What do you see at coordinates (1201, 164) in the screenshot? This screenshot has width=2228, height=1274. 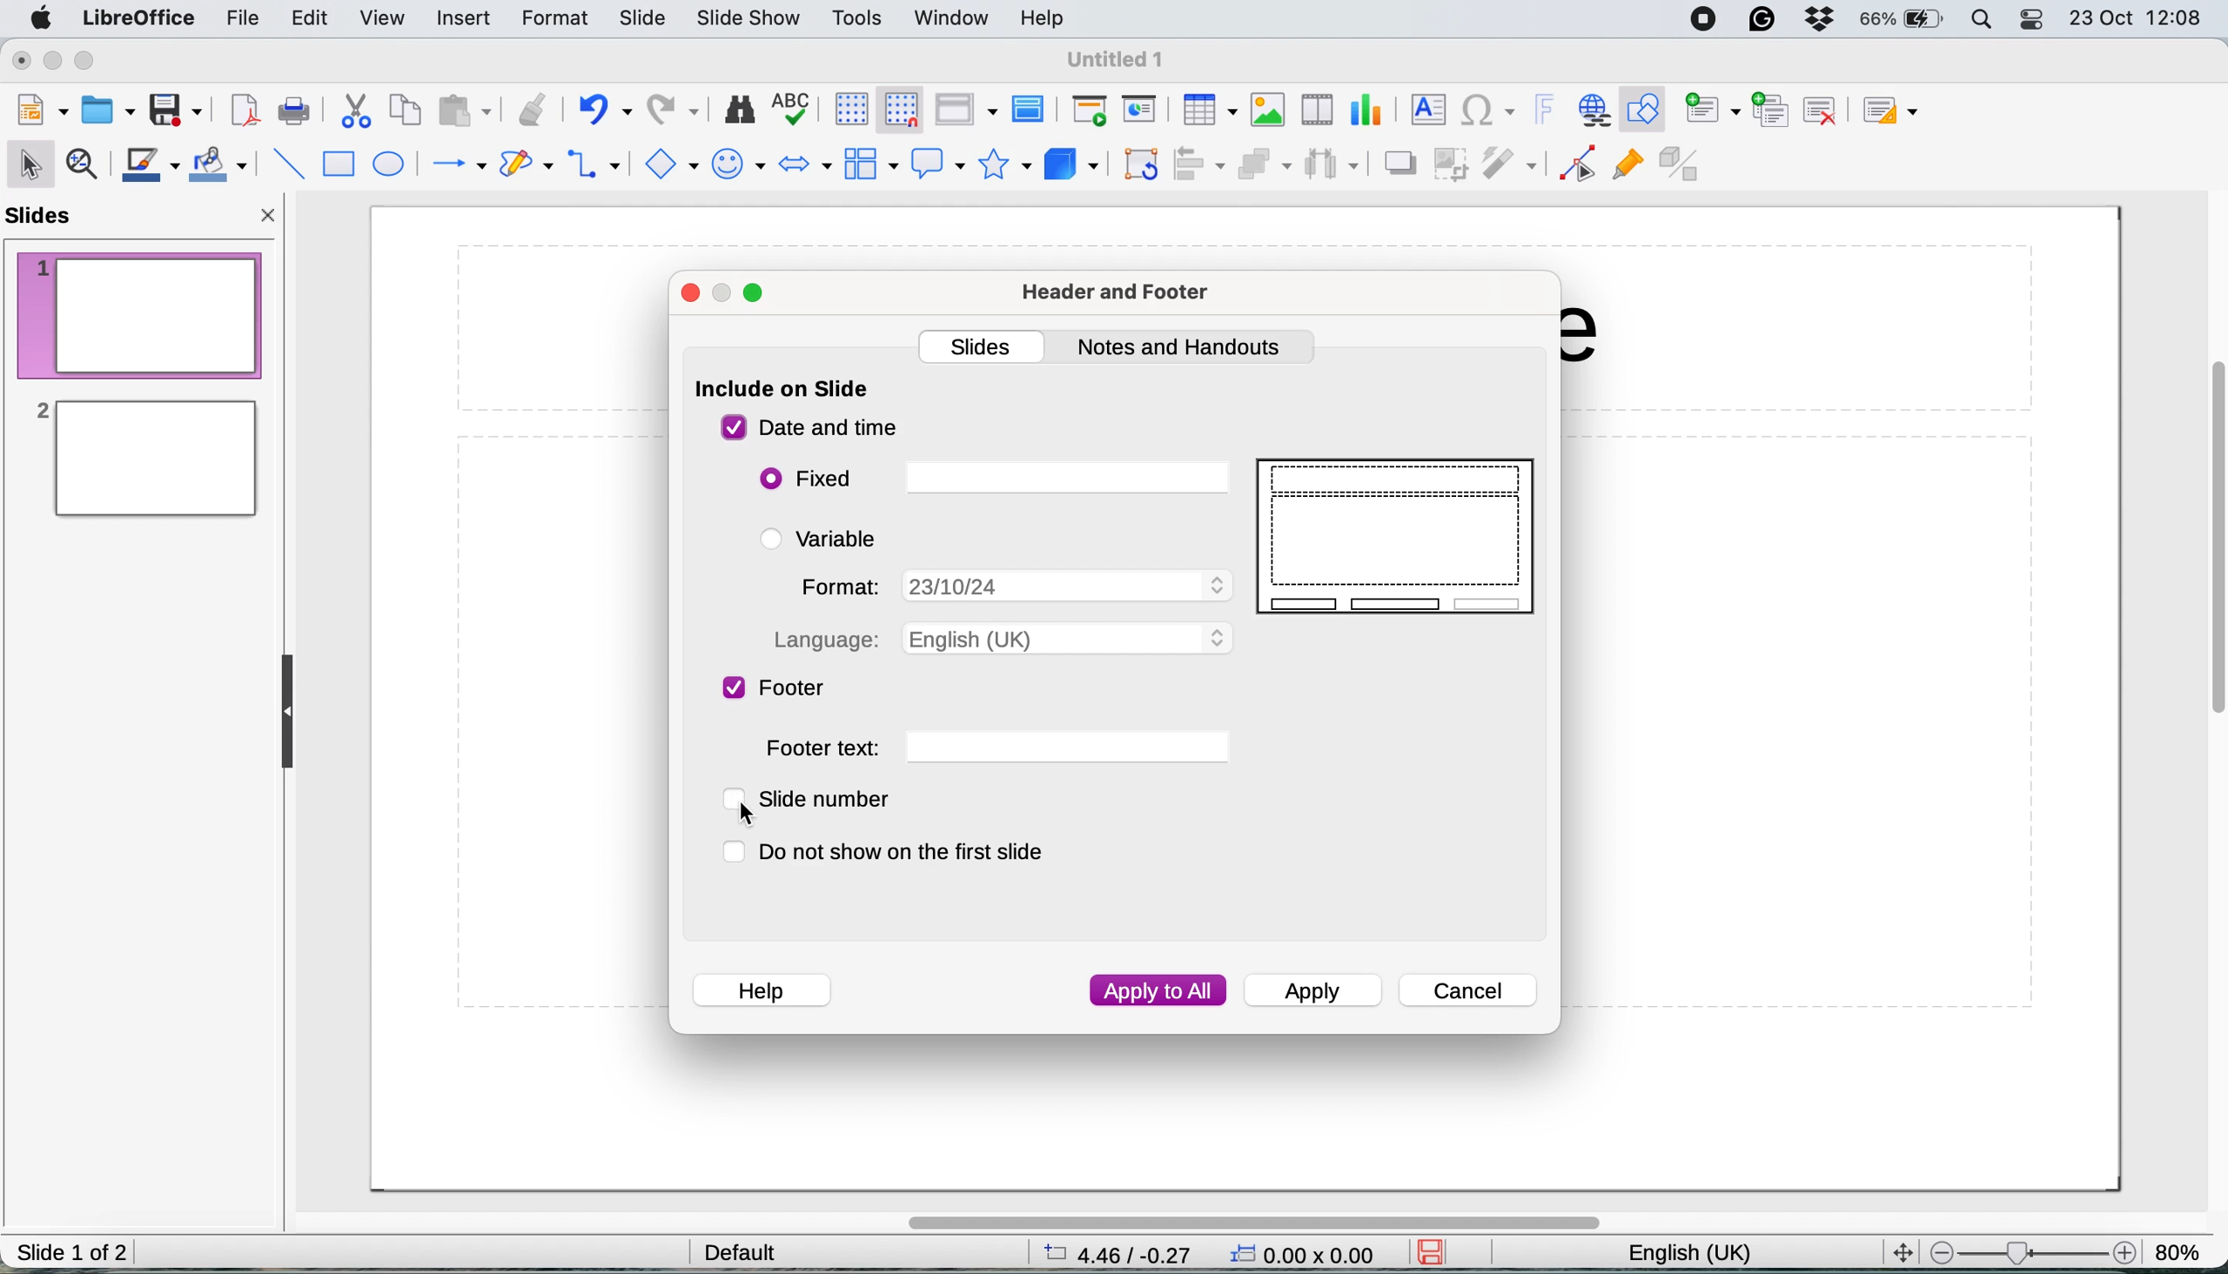 I see `align objects` at bounding box center [1201, 164].